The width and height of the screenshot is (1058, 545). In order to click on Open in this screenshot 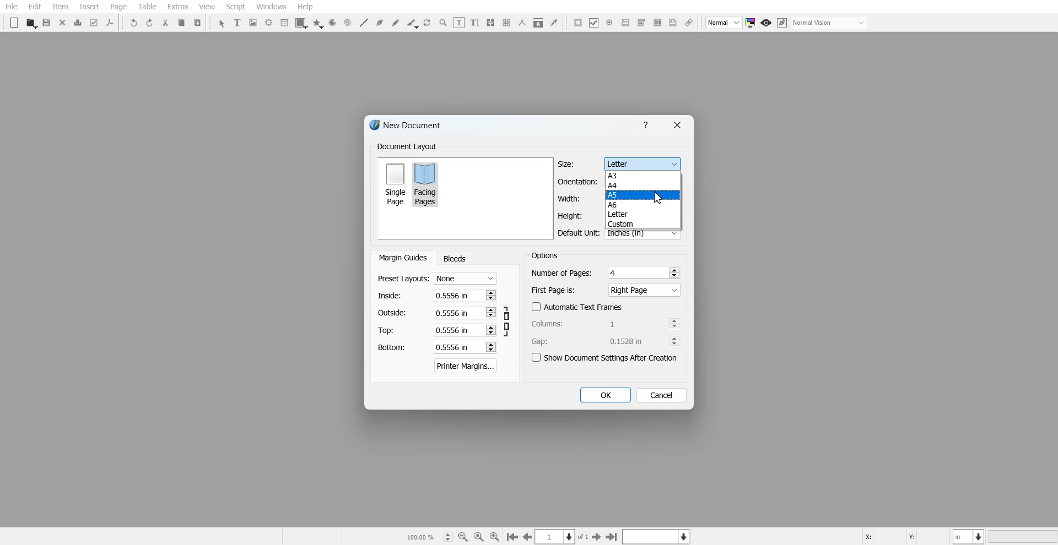, I will do `click(31, 23)`.